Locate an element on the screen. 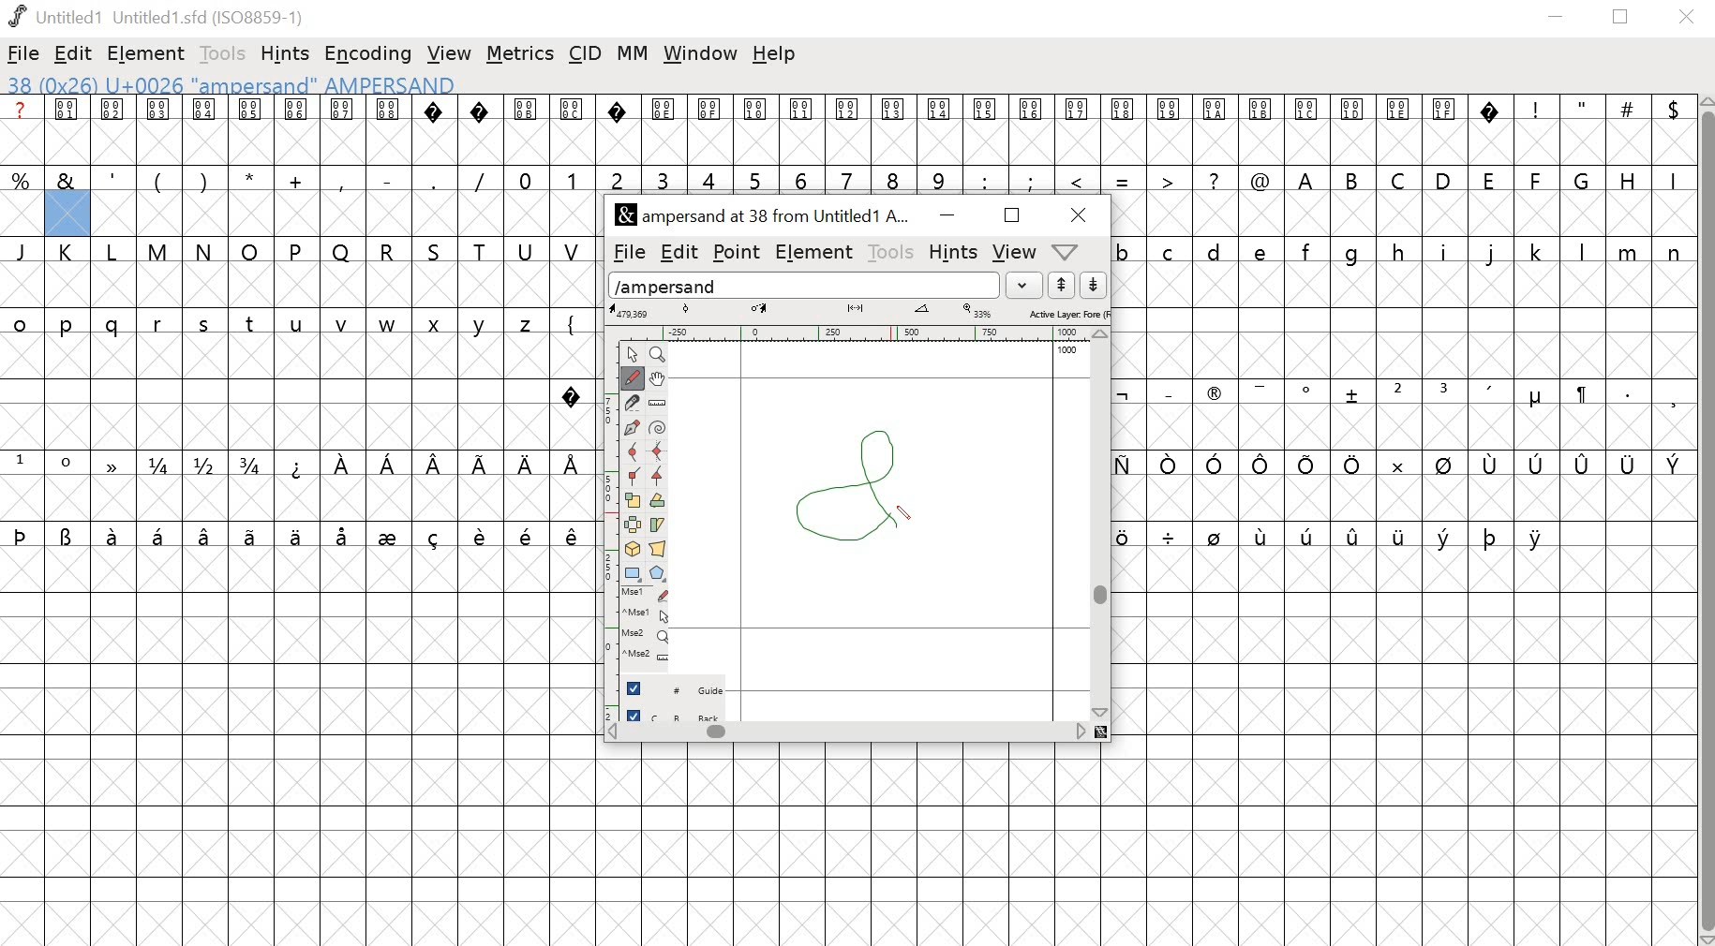  symbol is located at coordinates (1266, 465).